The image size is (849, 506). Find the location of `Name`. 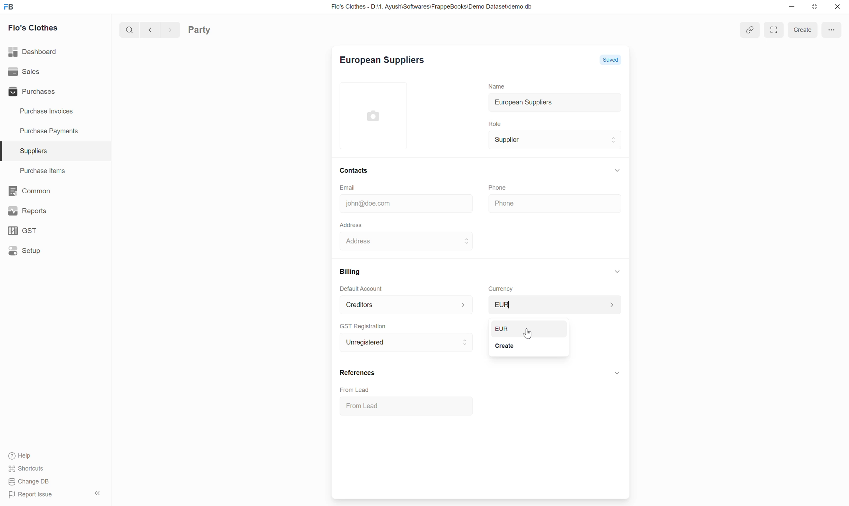

Name is located at coordinates (493, 84).